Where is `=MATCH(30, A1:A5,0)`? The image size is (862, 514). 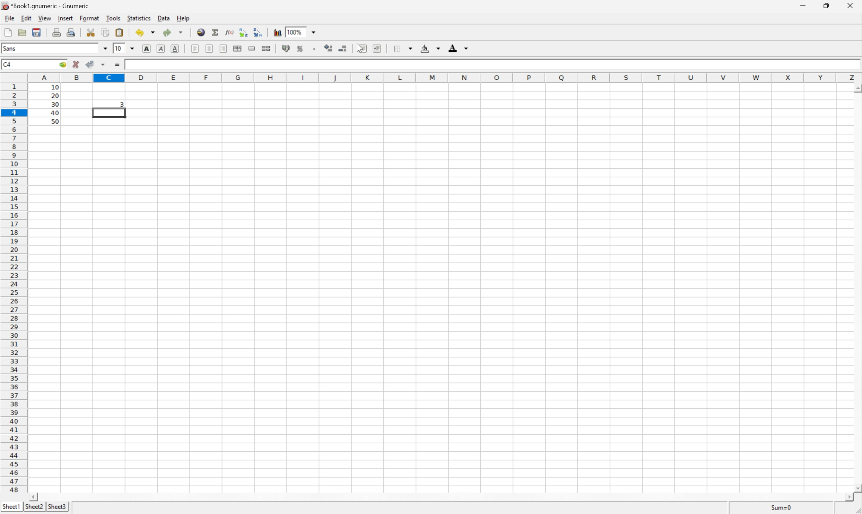 =MATCH(30, A1:A5,0) is located at coordinates (155, 65).